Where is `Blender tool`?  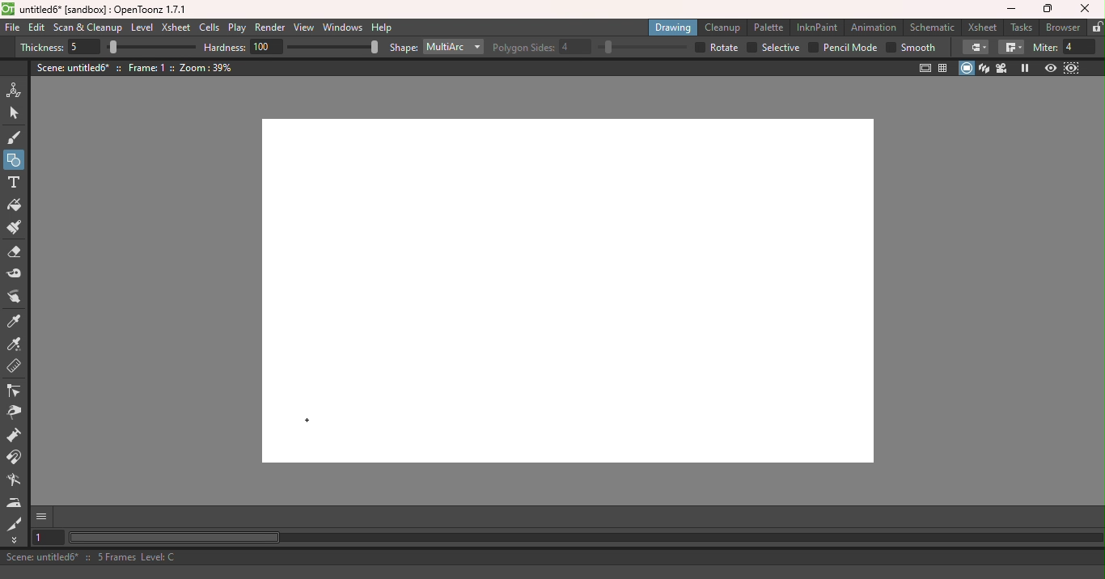 Blender tool is located at coordinates (14, 481).